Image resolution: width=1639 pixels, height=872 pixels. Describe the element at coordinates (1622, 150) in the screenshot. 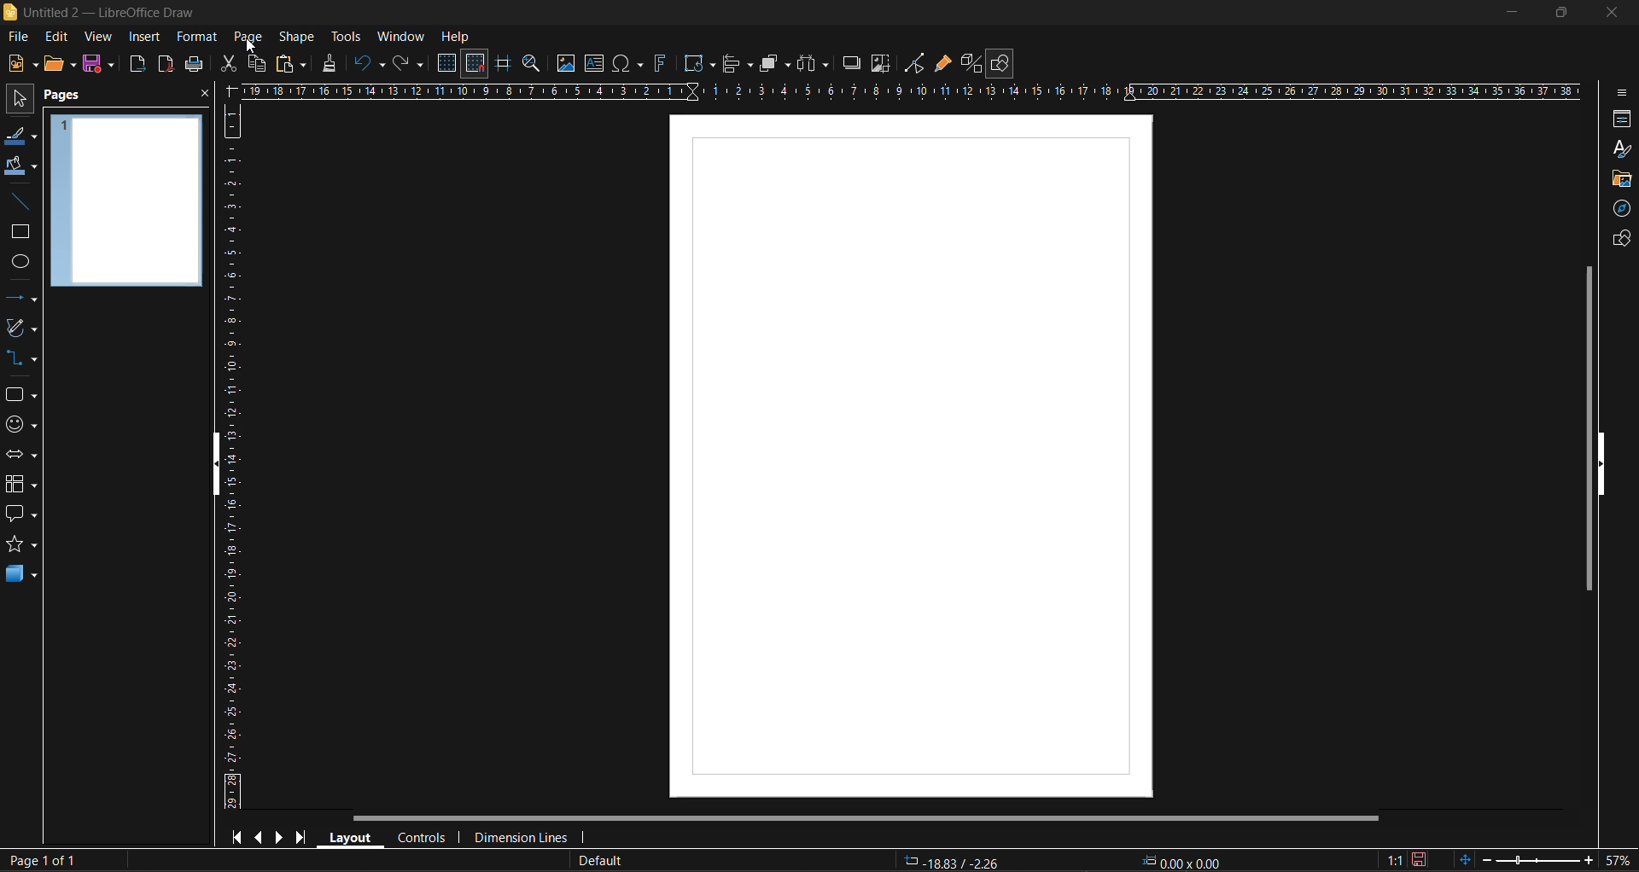

I see `styles` at that location.